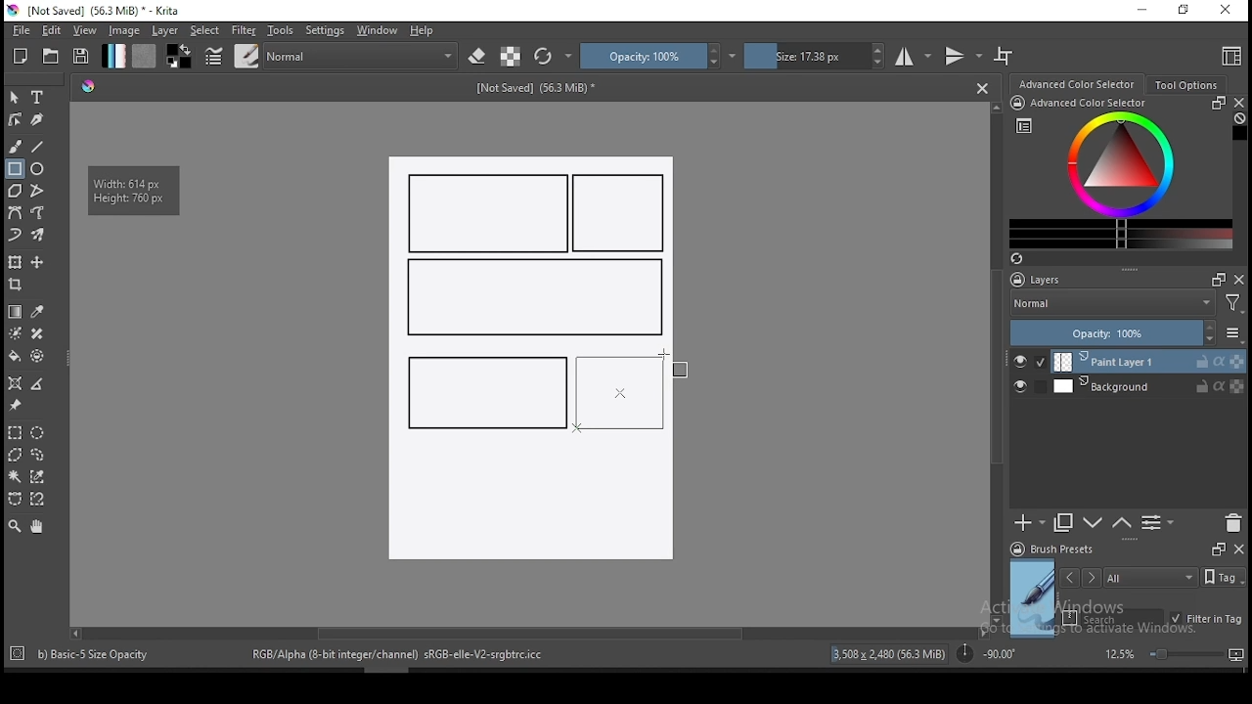  I want to click on blending mode, so click(362, 56).